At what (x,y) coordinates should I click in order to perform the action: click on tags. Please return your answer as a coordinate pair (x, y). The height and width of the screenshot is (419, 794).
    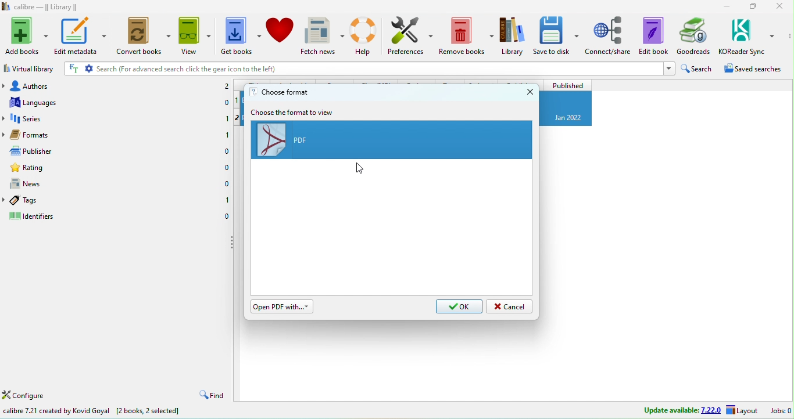
    Looking at the image, I should click on (38, 200).